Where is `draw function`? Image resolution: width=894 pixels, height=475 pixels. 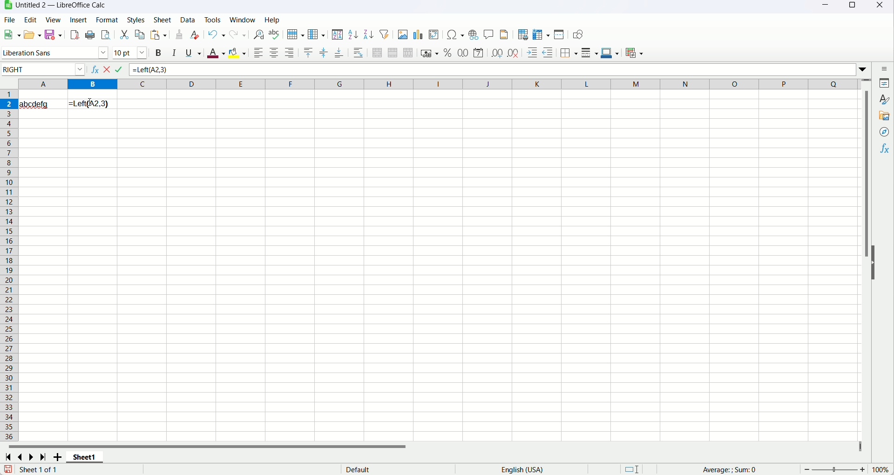 draw function is located at coordinates (579, 35).